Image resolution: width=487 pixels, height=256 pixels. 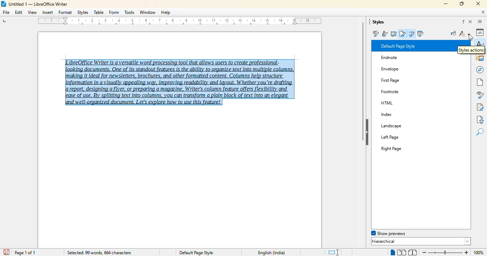 I want to click on page 1 of 1, so click(x=25, y=253).